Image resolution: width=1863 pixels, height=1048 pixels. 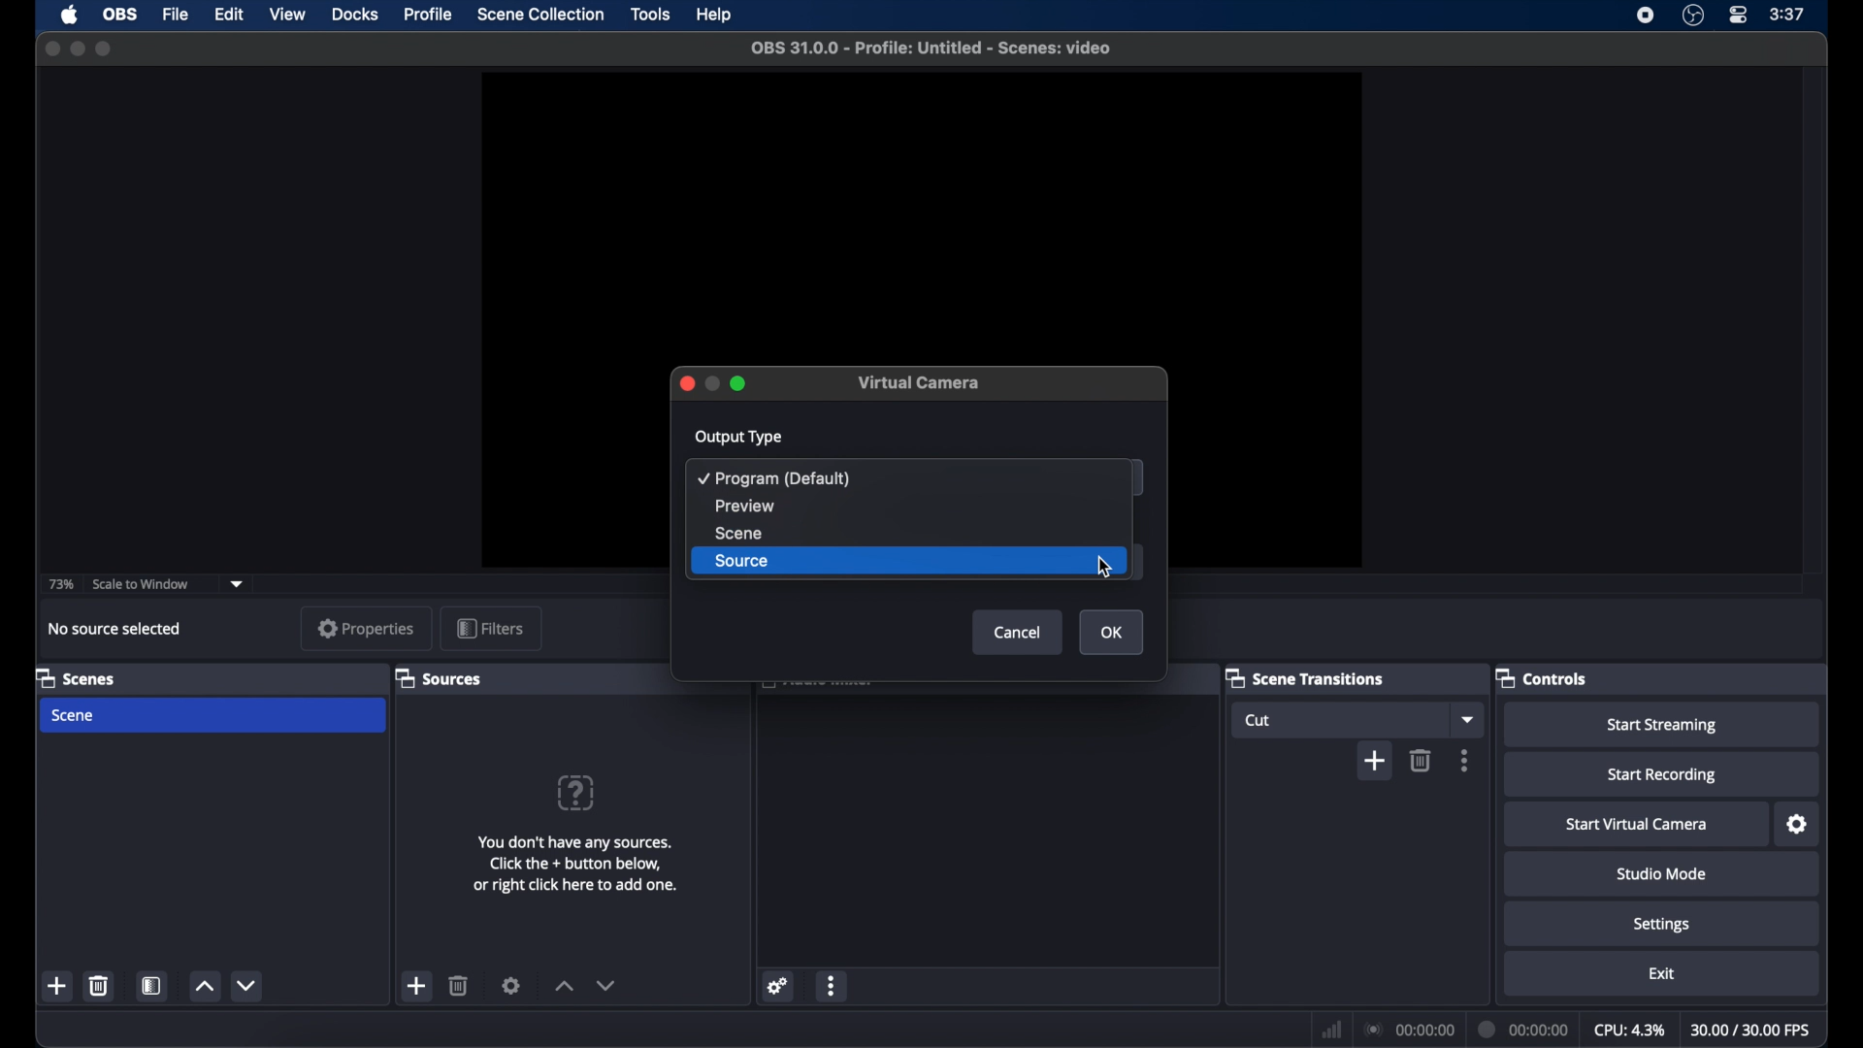 What do you see at coordinates (573, 868) in the screenshot?
I see `You don't have any sources.
Click the + button below,
or right click here to add one.` at bounding box center [573, 868].